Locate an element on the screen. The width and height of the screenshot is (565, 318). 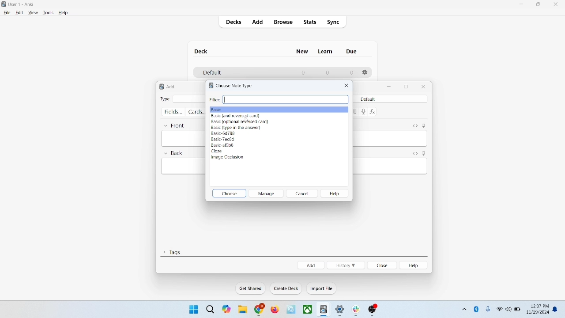
folder is located at coordinates (242, 310).